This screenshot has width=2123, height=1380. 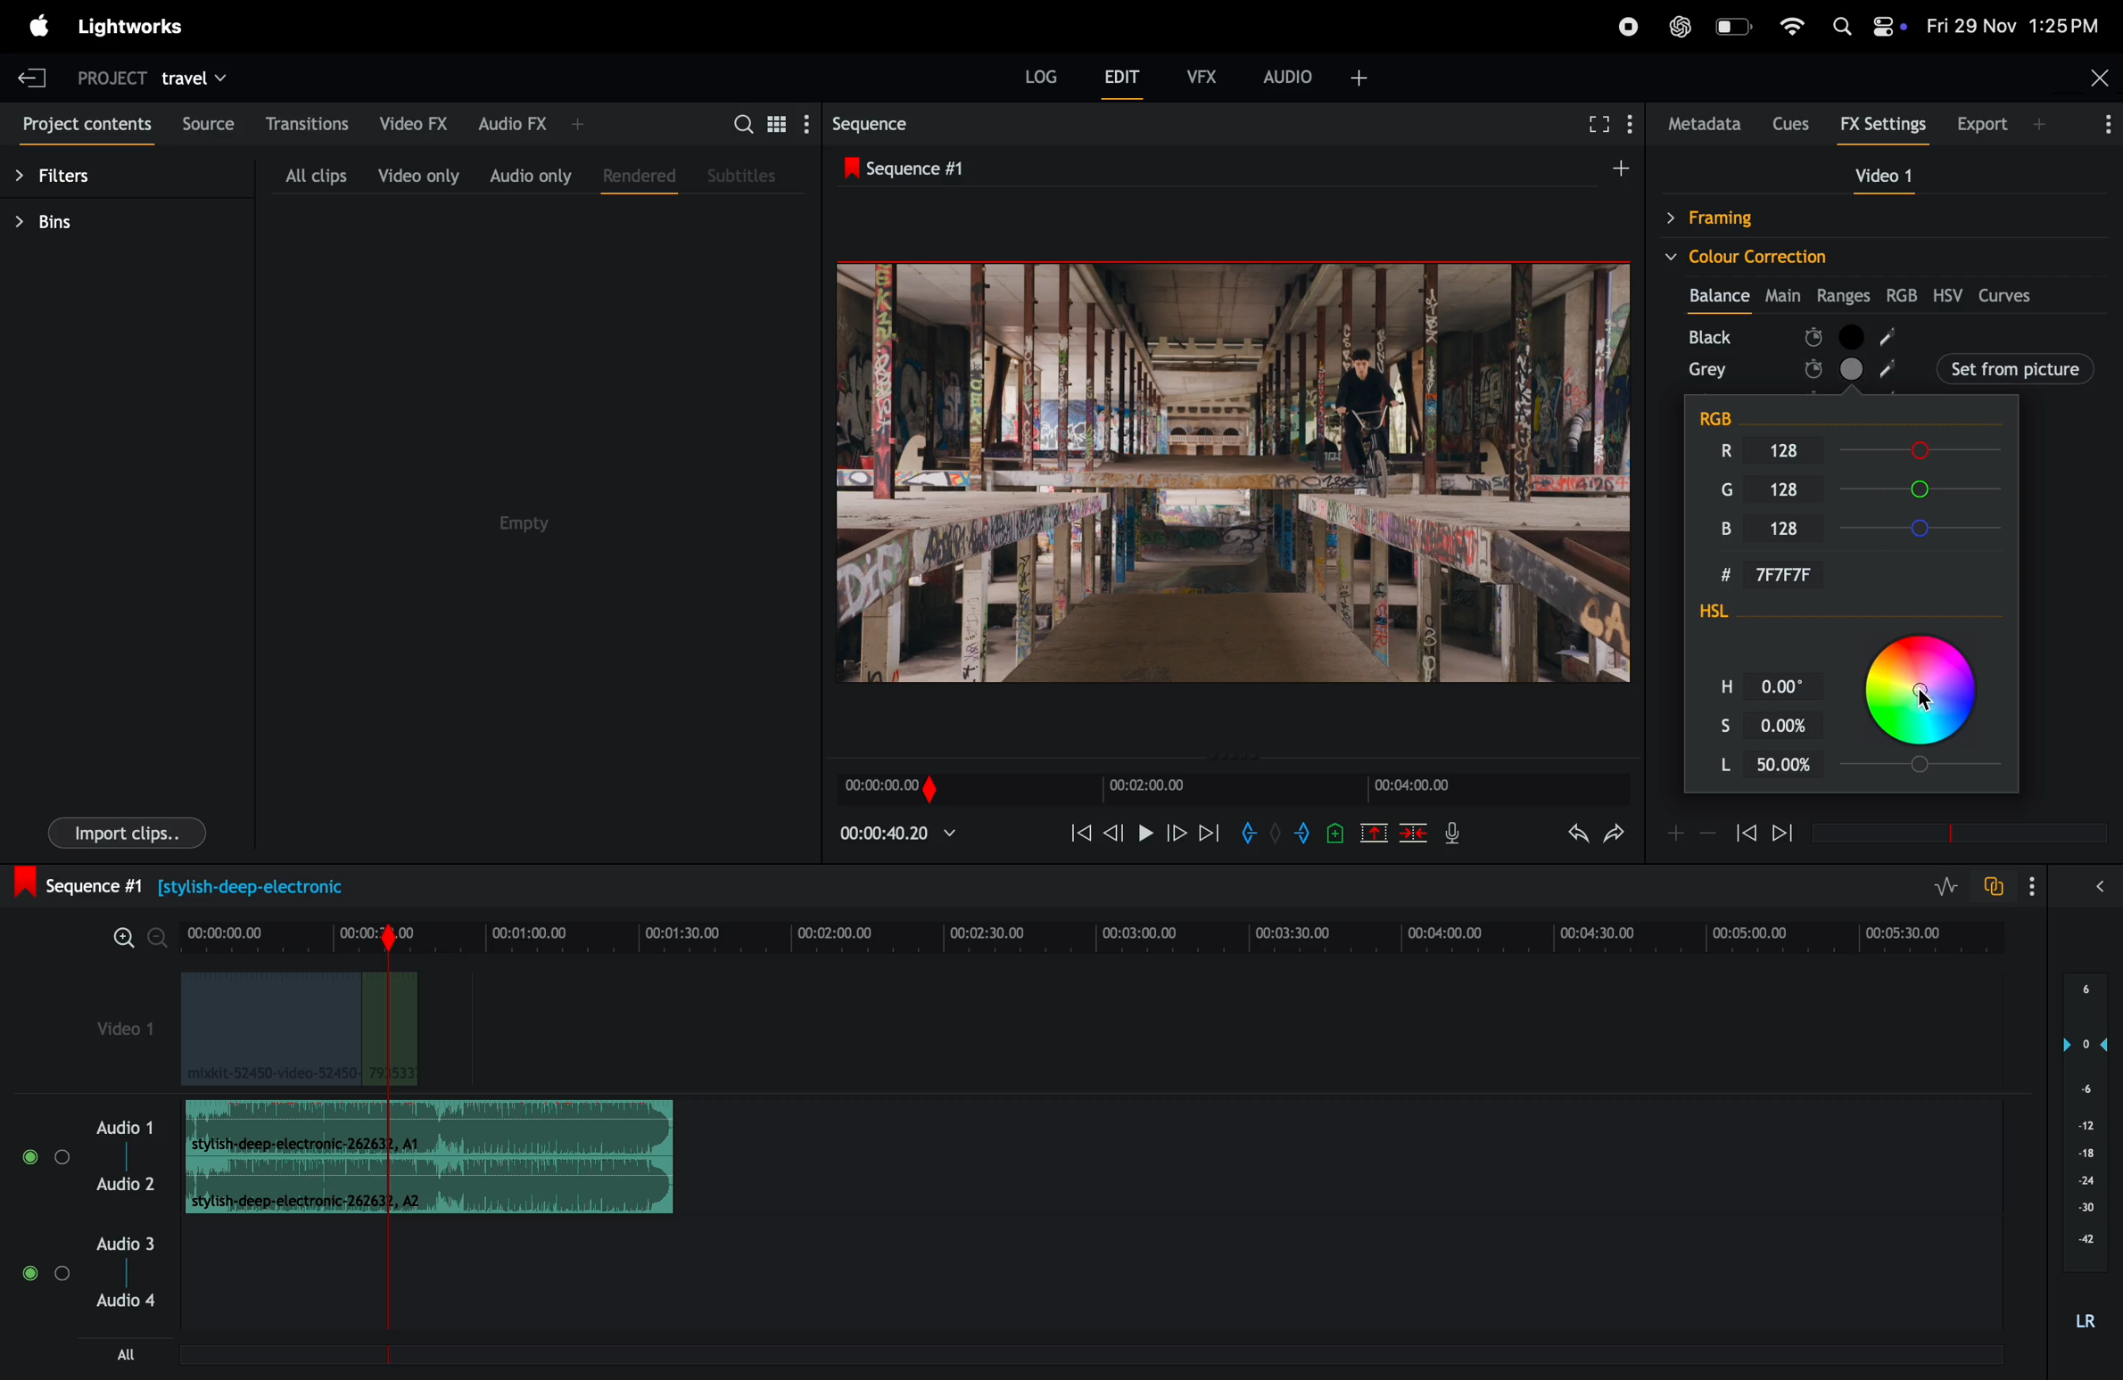 I want to click on Audio Clip, so click(x=429, y=1184).